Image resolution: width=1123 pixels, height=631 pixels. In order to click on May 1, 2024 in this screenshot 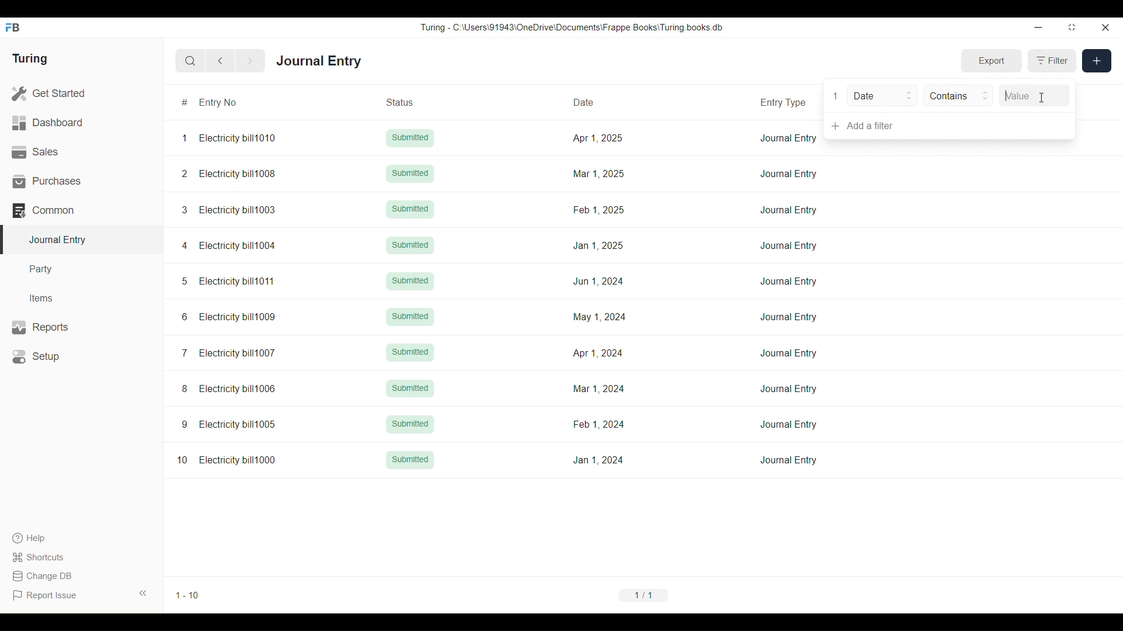, I will do `click(599, 316)`.